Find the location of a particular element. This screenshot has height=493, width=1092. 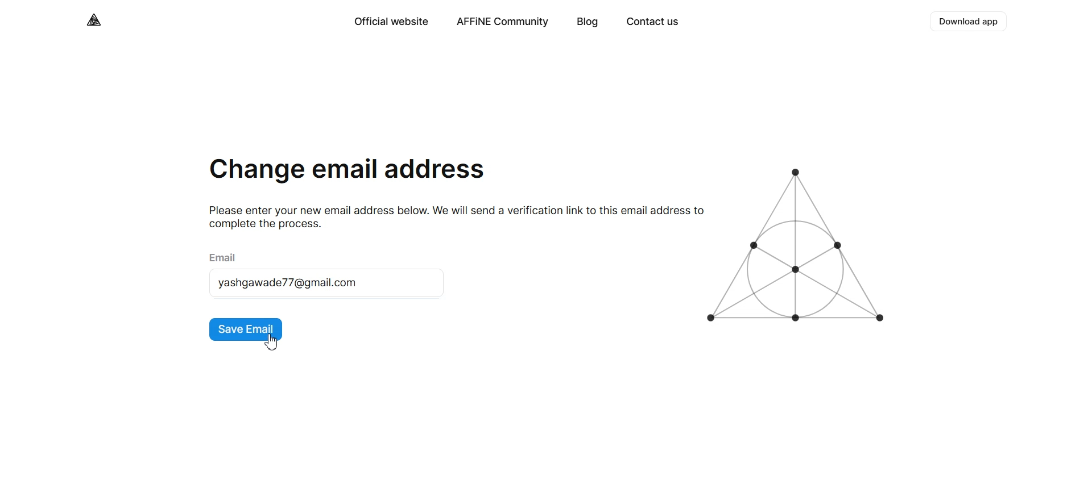

Logo is located at coordinates (800, 246).